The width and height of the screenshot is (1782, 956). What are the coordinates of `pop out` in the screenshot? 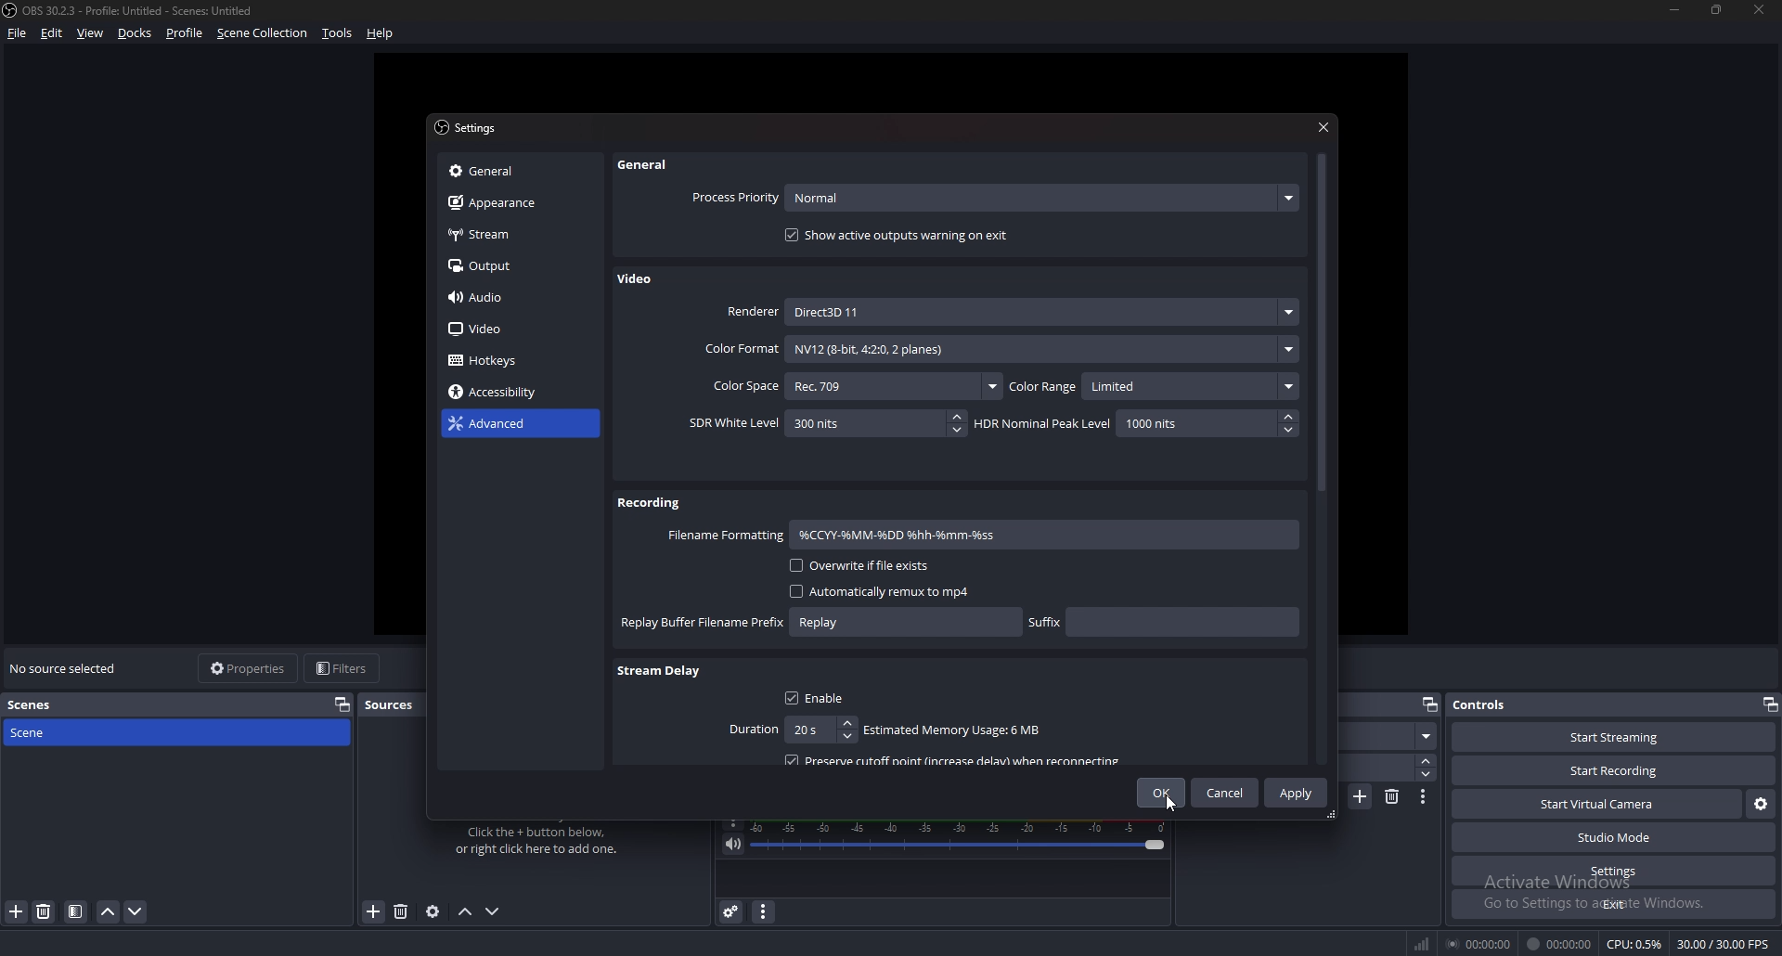 It's located at (1430, 704).